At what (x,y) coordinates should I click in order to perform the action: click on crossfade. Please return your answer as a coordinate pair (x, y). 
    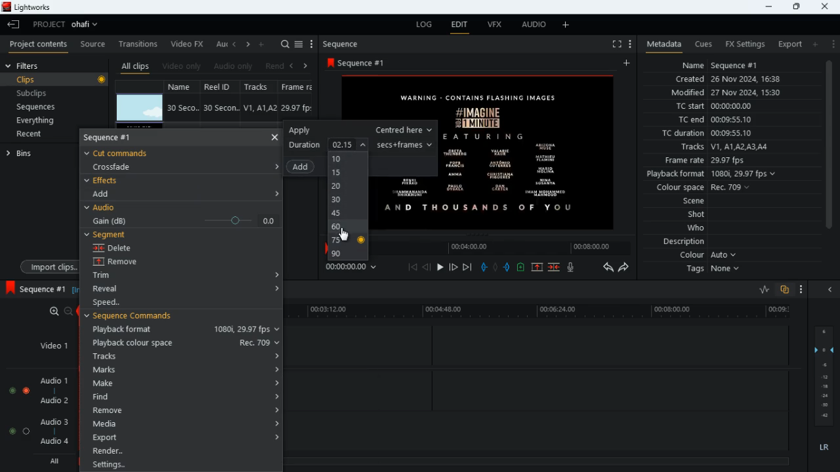
    Looking at the image, I should click on (119, 167).